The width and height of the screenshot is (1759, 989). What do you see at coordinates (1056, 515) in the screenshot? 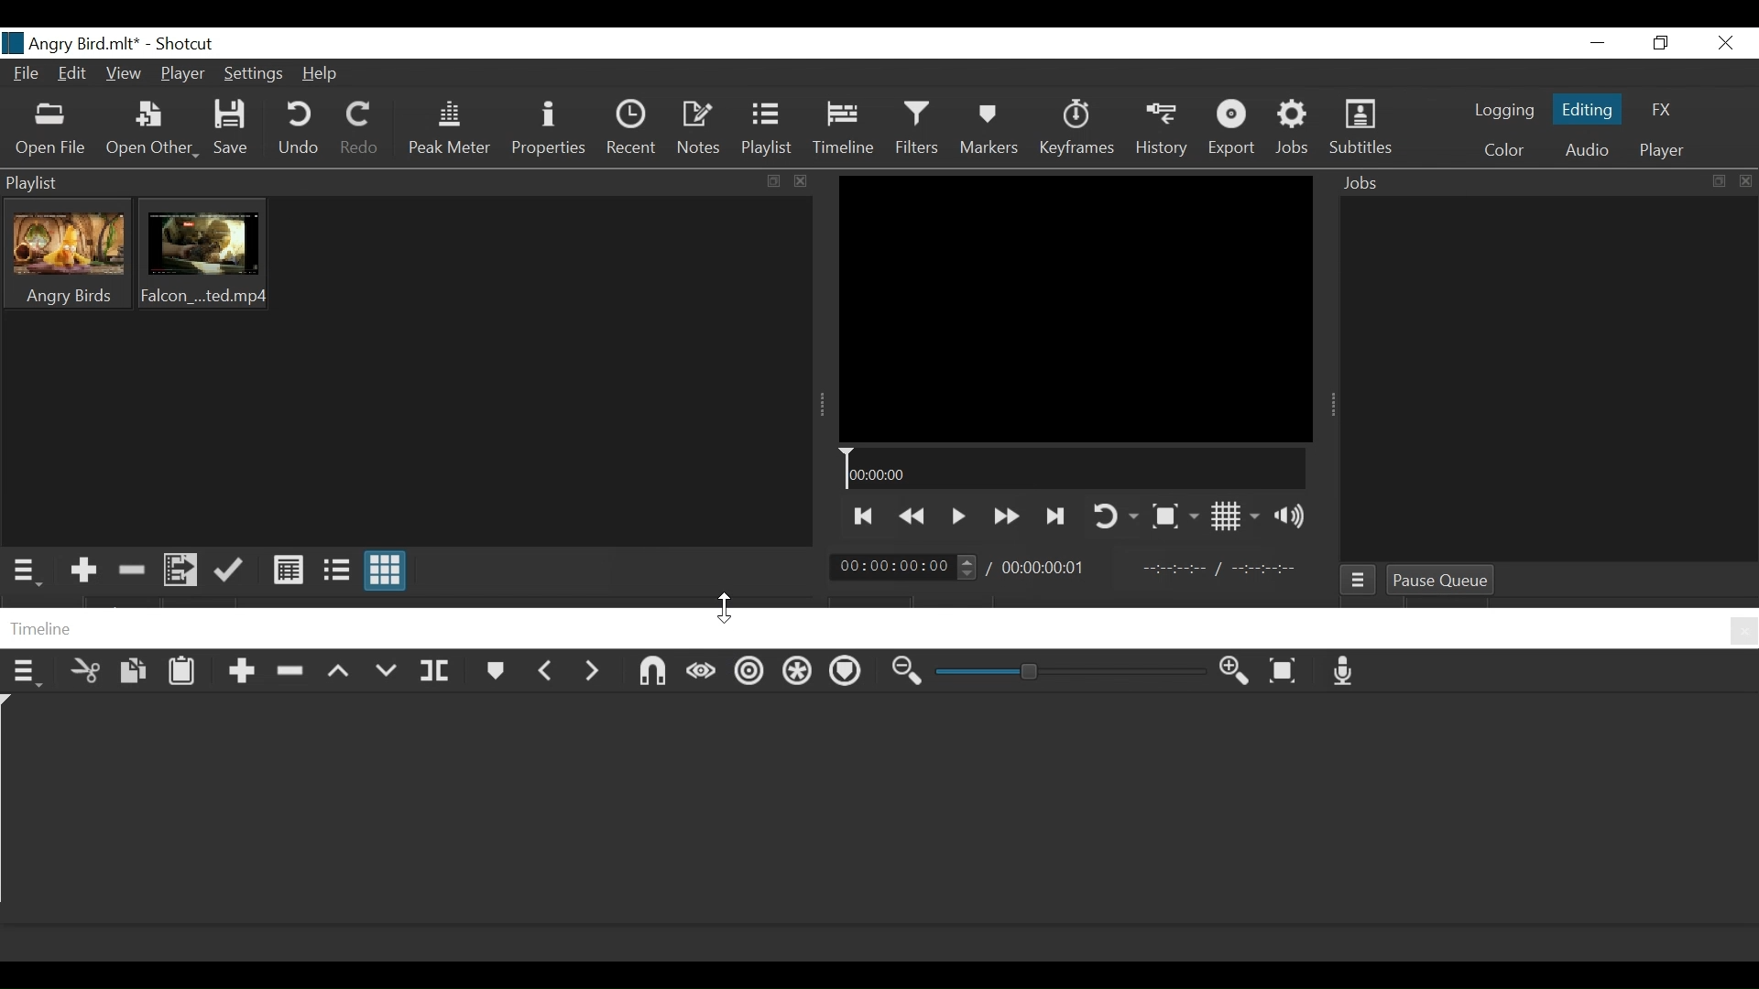
I see `Skip to the next point` at bounding box center [1056, 515].